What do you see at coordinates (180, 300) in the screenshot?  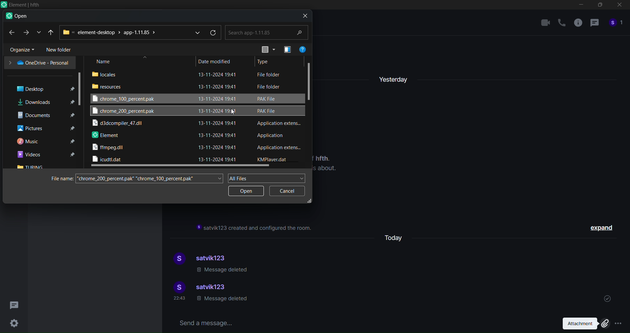 I see `time` at bounding box center [180, 300].